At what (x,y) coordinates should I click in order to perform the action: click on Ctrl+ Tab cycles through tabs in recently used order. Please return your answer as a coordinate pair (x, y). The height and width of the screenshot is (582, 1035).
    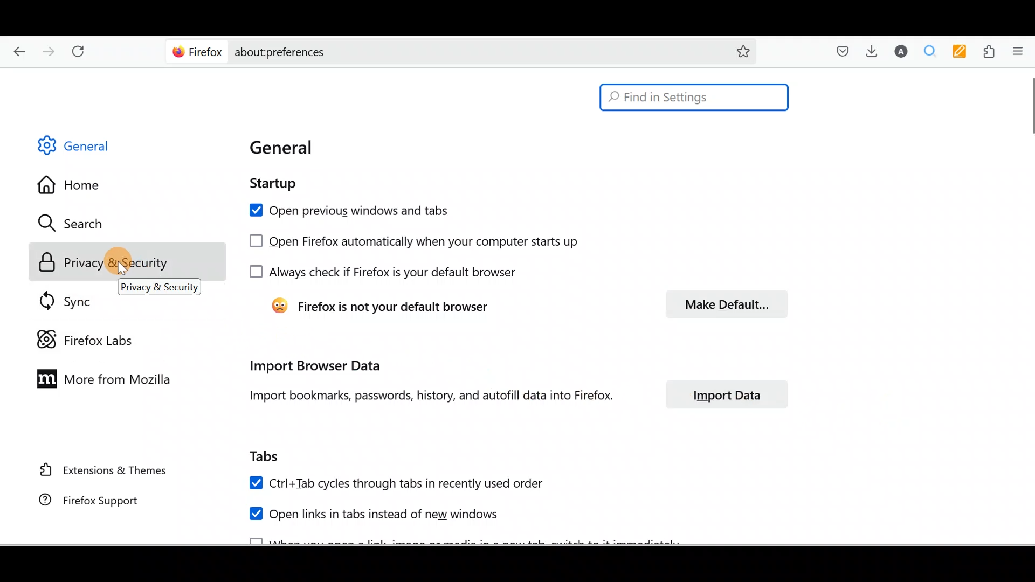
    Looking at the image, I should click on (403, 482).